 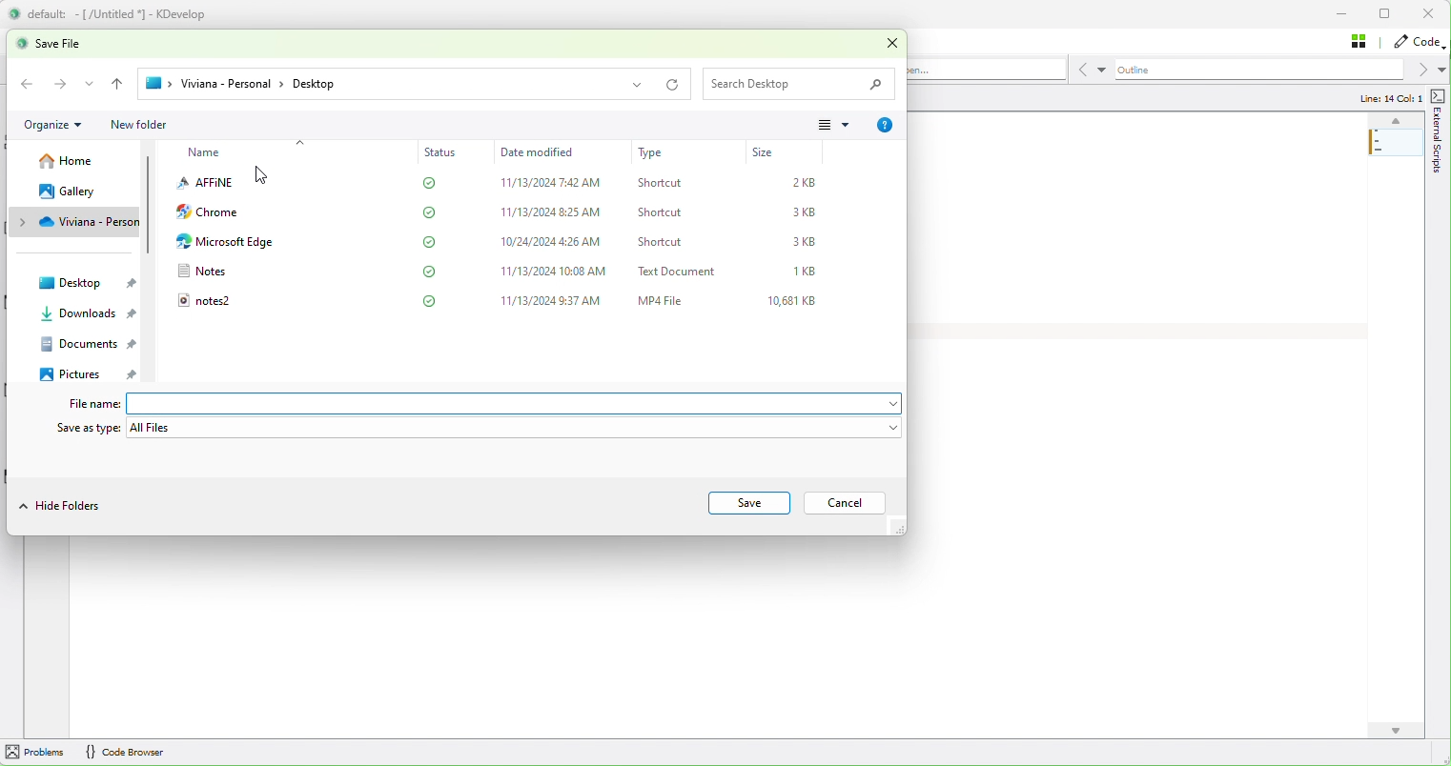 I want to click on saved to cloud, so click(x=429, y=271).